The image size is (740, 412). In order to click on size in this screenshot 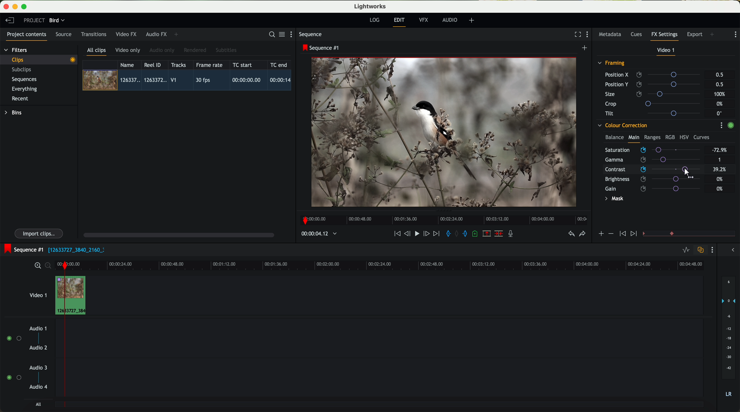, I will do `click(654, 94)`.